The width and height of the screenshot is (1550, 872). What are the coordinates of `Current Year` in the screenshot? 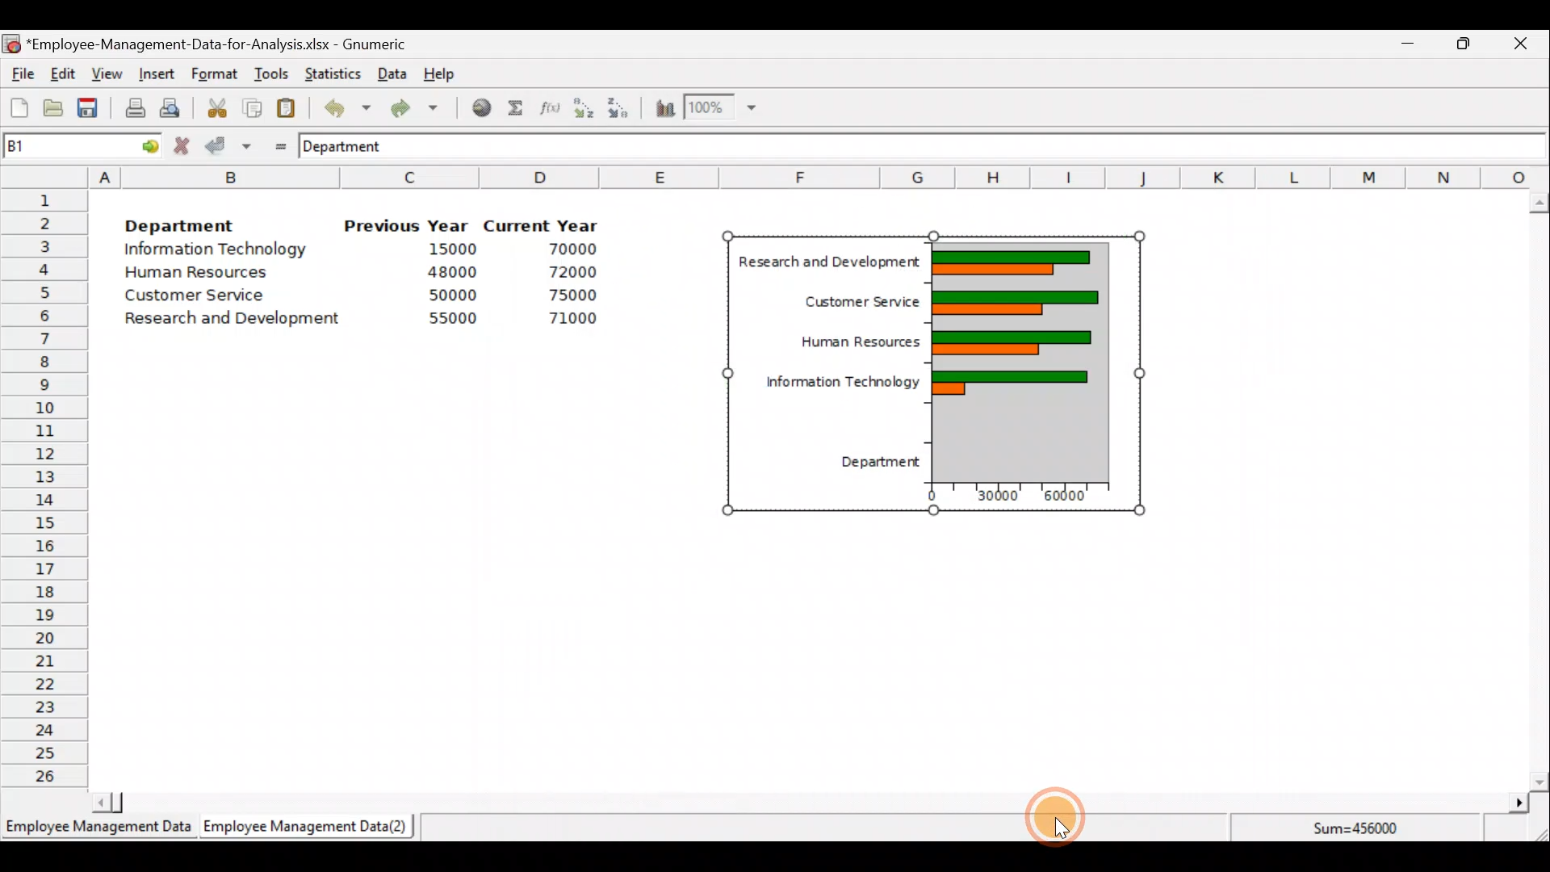 It's located at (547, 224).